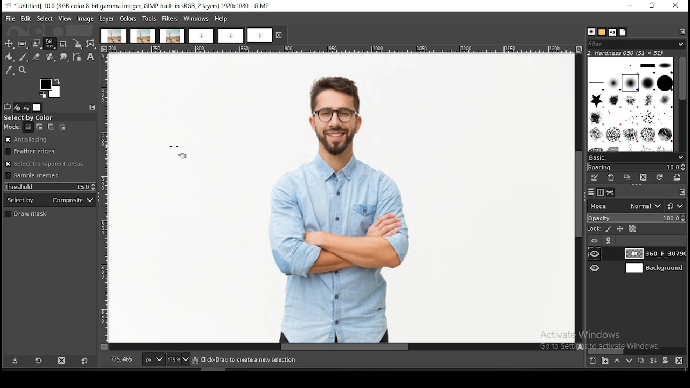  What do you see at coordinates (636, 219) in the screenshot?
I see `opacity` at bounding box center [636, 219].